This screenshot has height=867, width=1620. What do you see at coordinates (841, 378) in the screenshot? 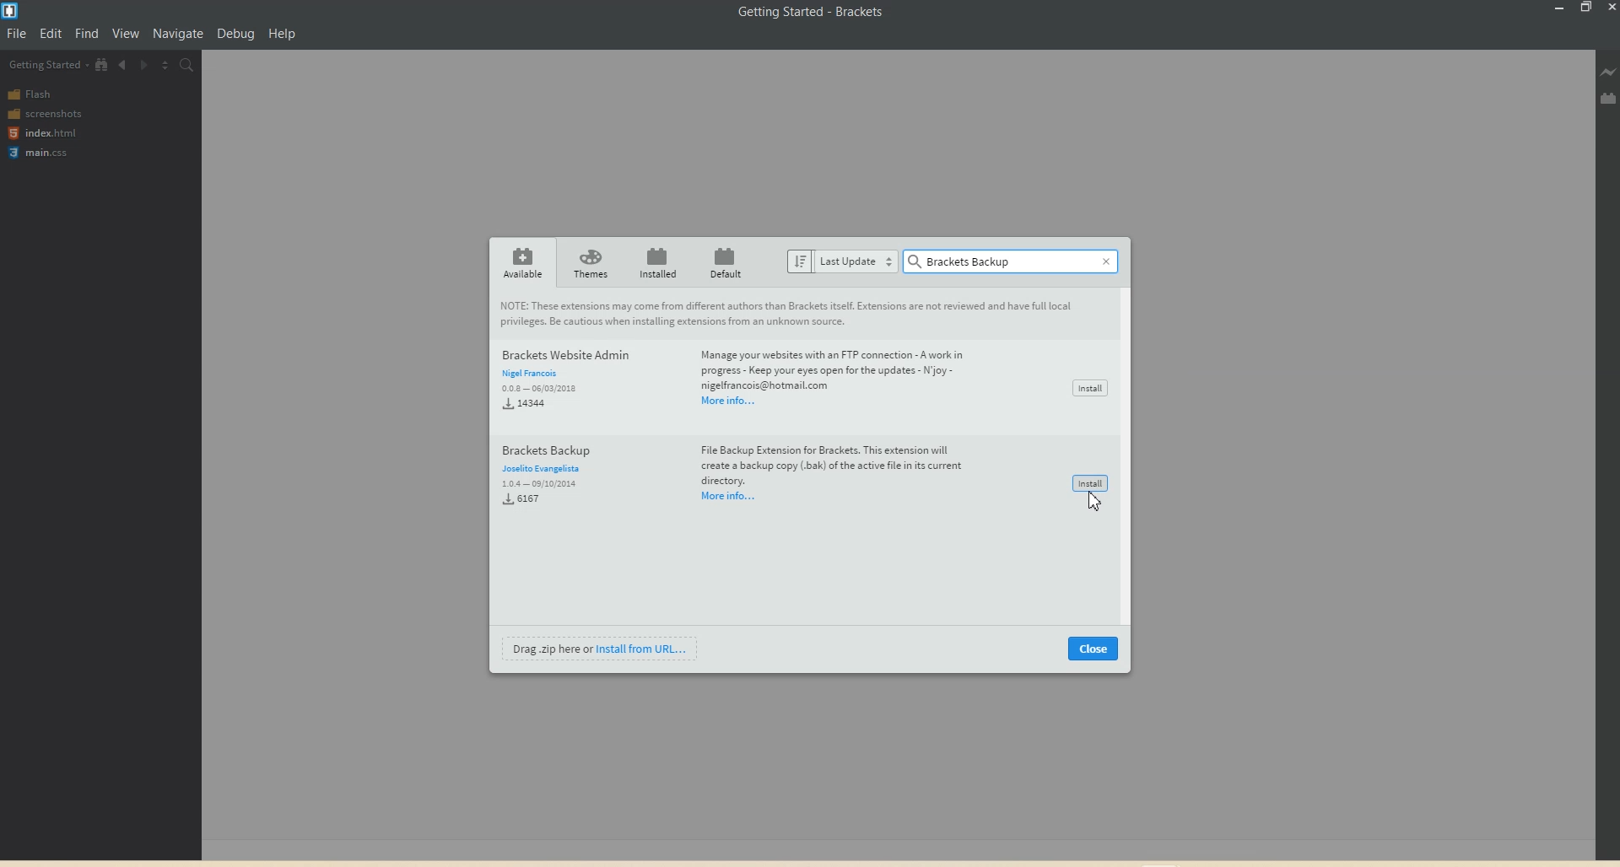
I see `Manage your websites with an FTP connection - A work in progress - Keep your eyes open for the updates - joy -nigelfrancois@hotmail.comMoreinfo...` at bounding box center [841, 378].